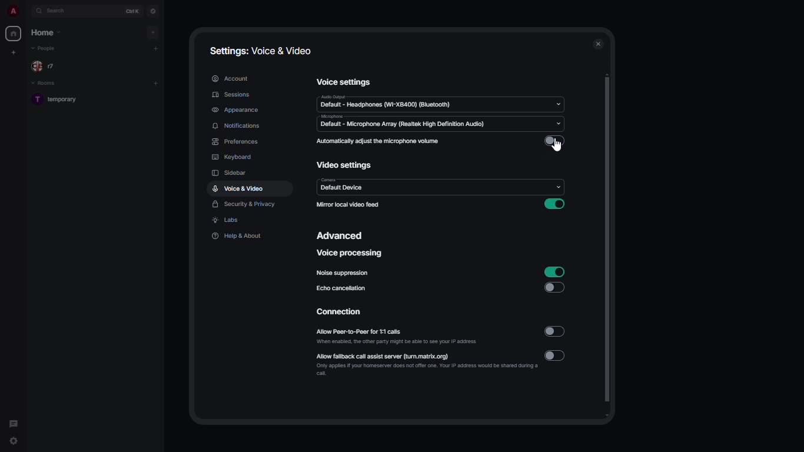  Describe the element at coordinates (559, 104) in the screenshot. I see `drop down` at that location.